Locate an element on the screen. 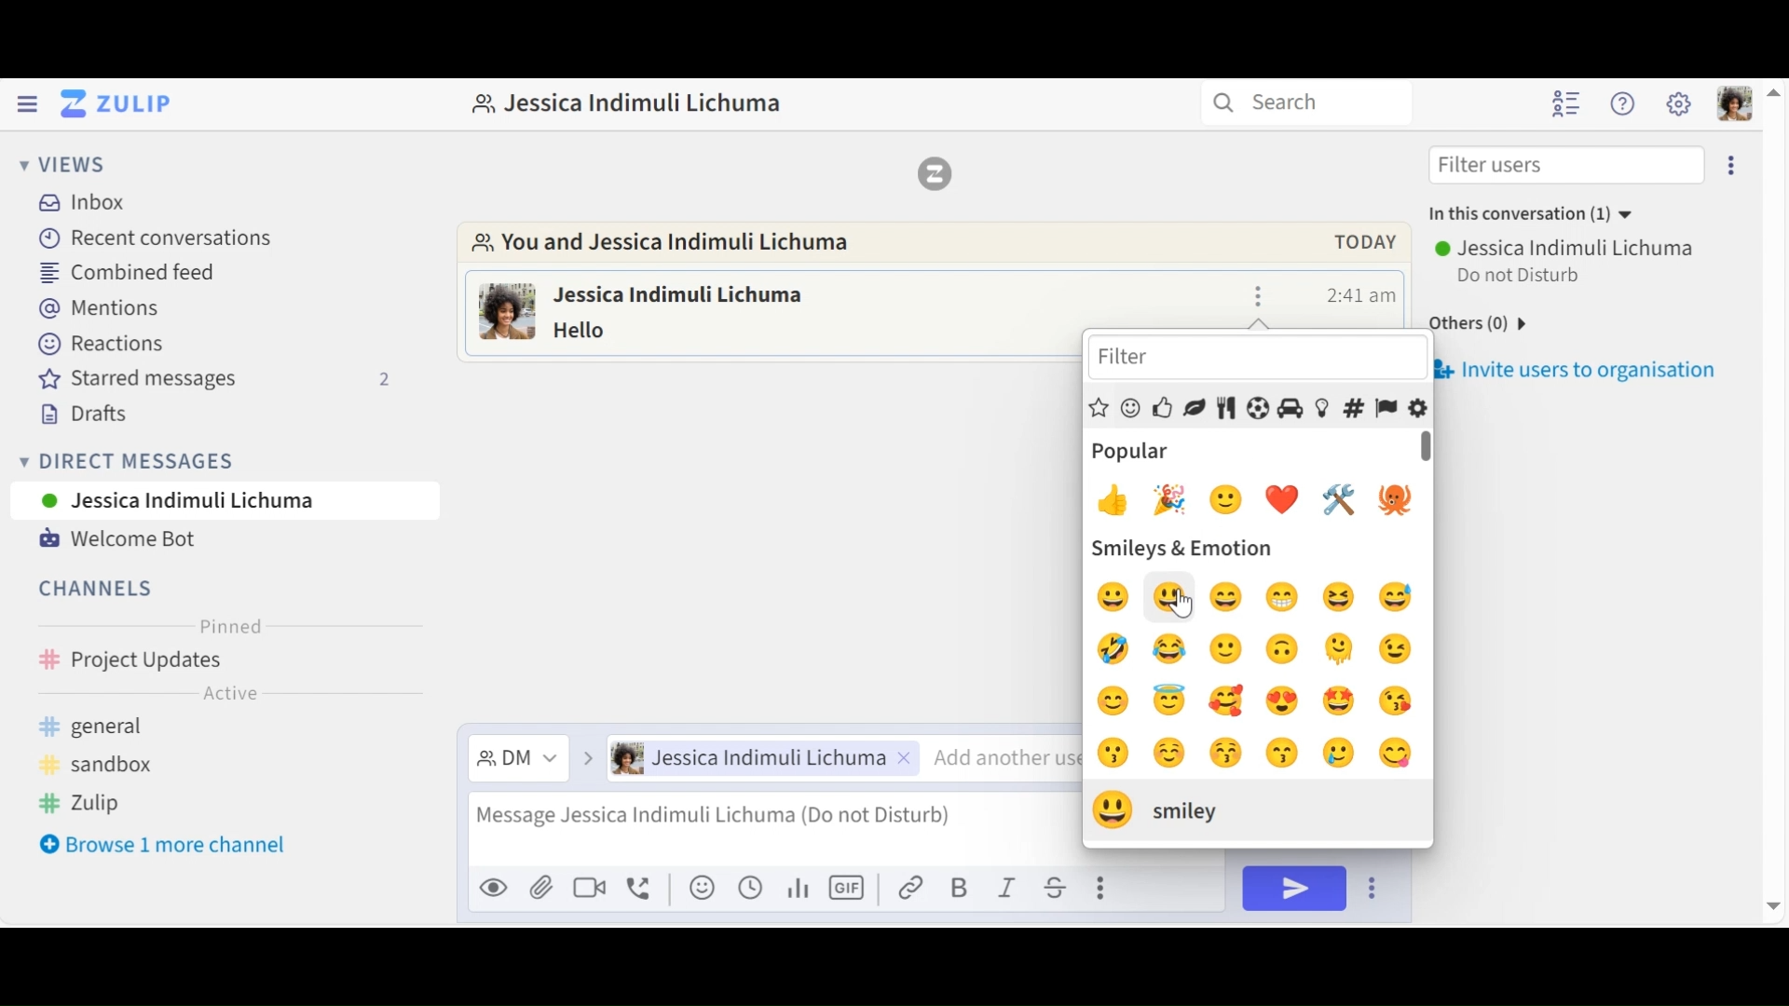  Help Menu is located at coordinates (1623, 102).